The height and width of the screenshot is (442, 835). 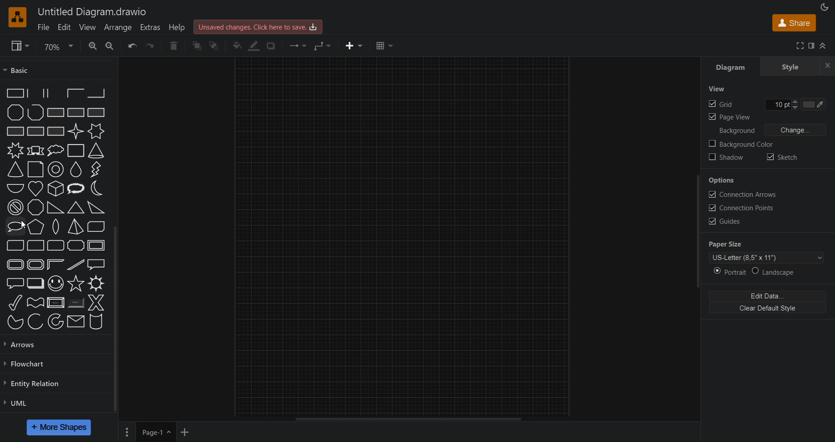 I want to click on Partial Rectangle, so click(x=13, y=93).